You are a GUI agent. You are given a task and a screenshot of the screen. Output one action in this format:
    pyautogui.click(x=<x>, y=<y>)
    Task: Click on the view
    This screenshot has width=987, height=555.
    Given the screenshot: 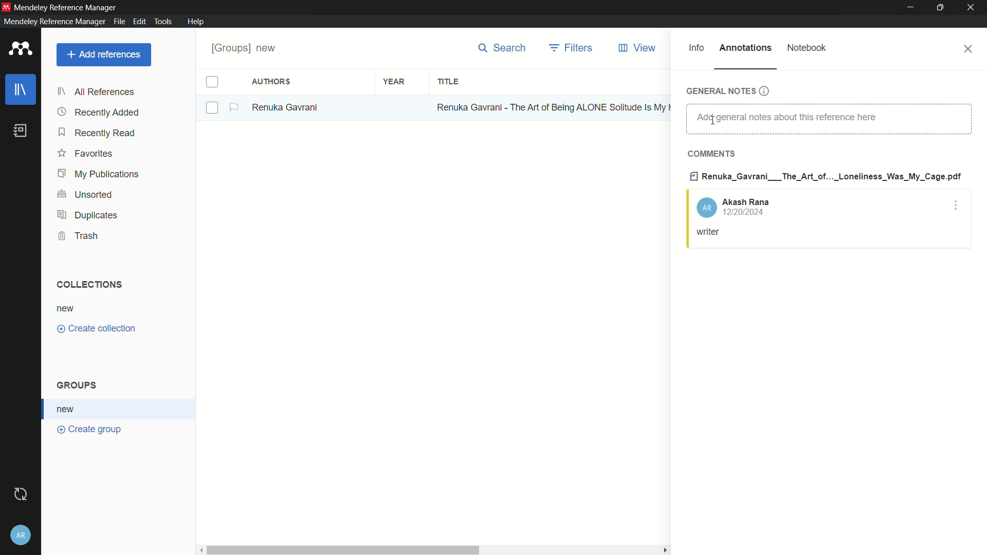 What is the action you would take?
    pyautogui.click(x=639, y=48)
    